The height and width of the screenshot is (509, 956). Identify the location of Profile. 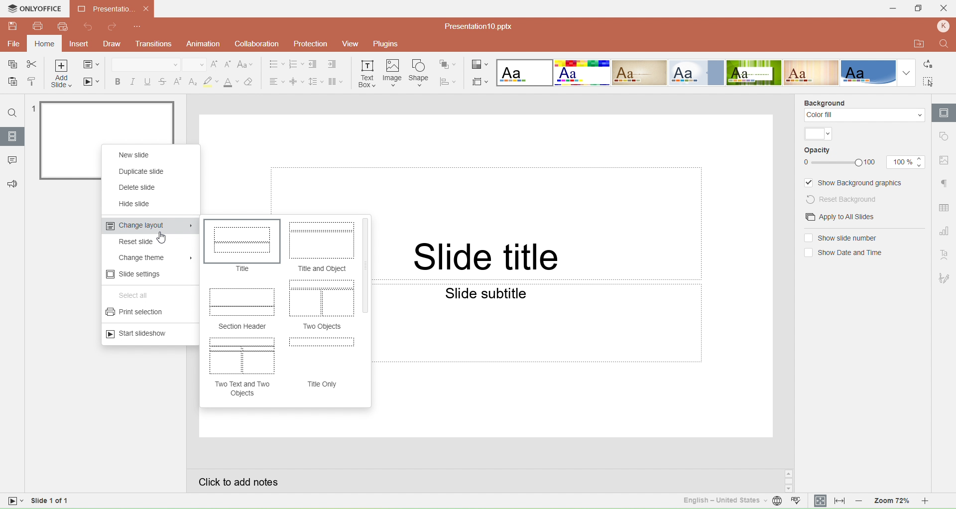
(943, 27).